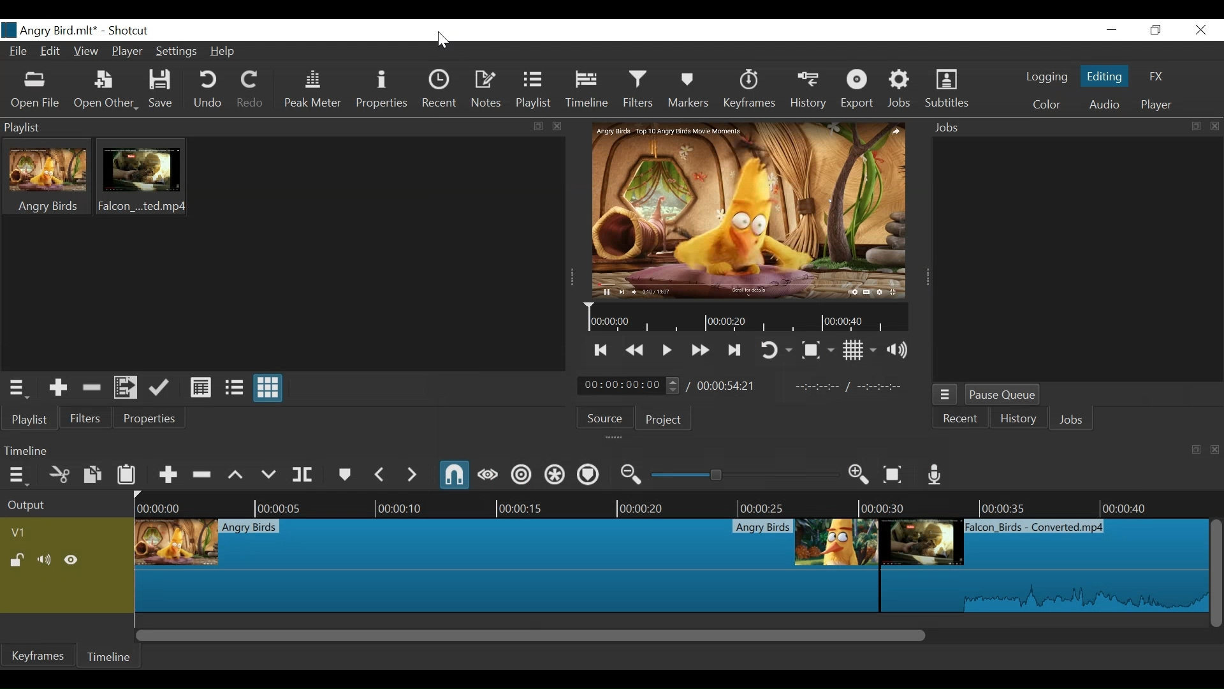 This screenshot has width=1224, height=689. Describe the element at coordinates (224, 50) in the screenshot. I see `Help` at that location.